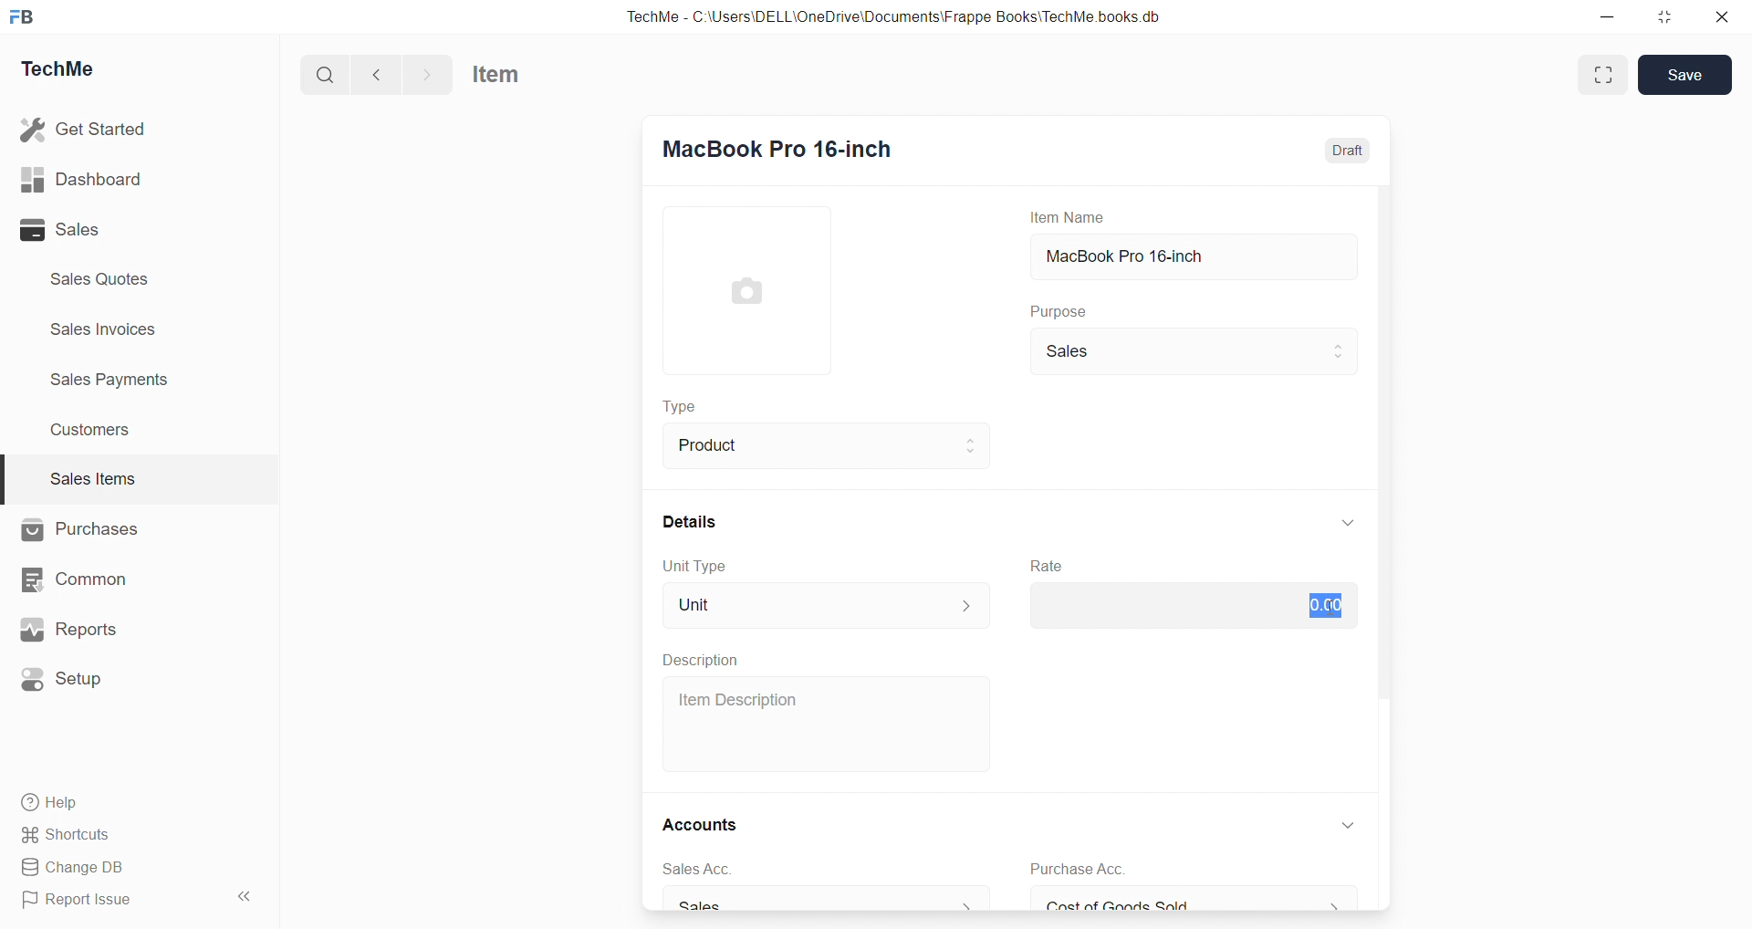 Image resolution: width=1752 pixels, height=929 pixels. Describe the element at coordinates (704, 660) in the screenshot. I see `Description` at that location.